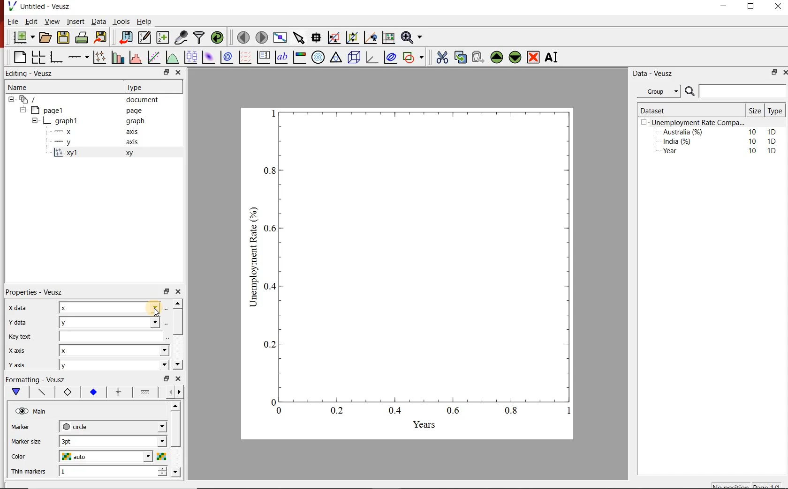 Image resolution: width=788 pixels, height=489 pixels. What do you see at coordinates (179, 292) in the screenshot?
I see `close` at bounding box center [179, 292].